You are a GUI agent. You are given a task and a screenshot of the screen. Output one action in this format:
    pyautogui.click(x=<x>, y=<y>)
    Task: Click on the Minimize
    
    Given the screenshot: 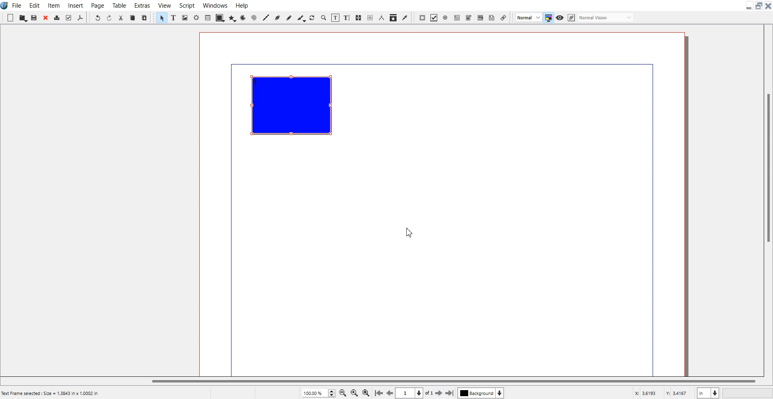 What is the action you would take?
    pyautogui.click(x=749, y=6)
    